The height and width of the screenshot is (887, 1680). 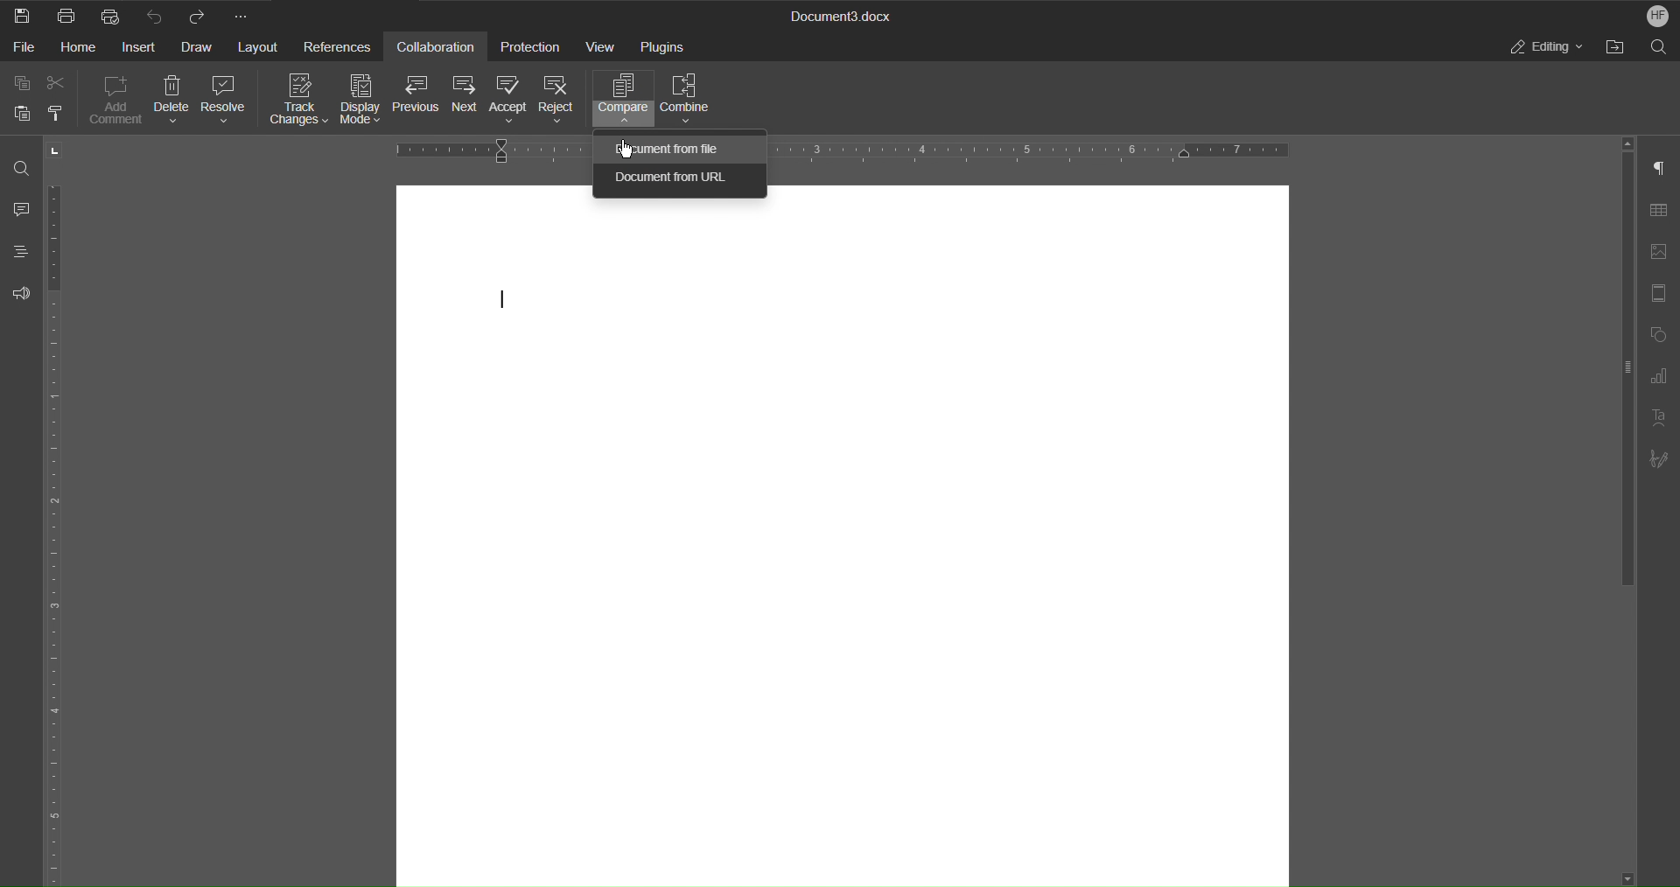 I want to click on Scroll bar, so click(x=1620, y=379).